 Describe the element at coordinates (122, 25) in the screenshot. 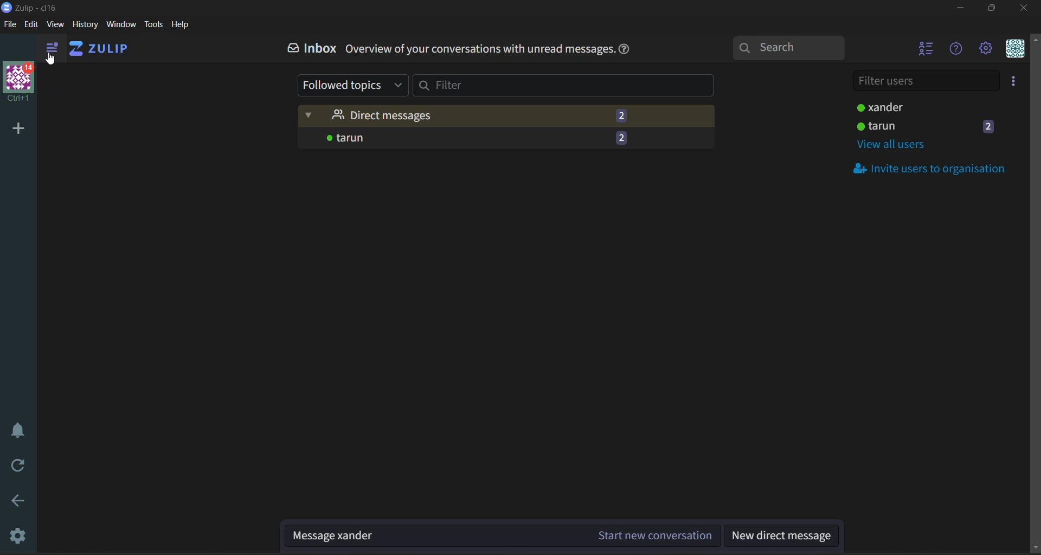

I see `window` at that location.